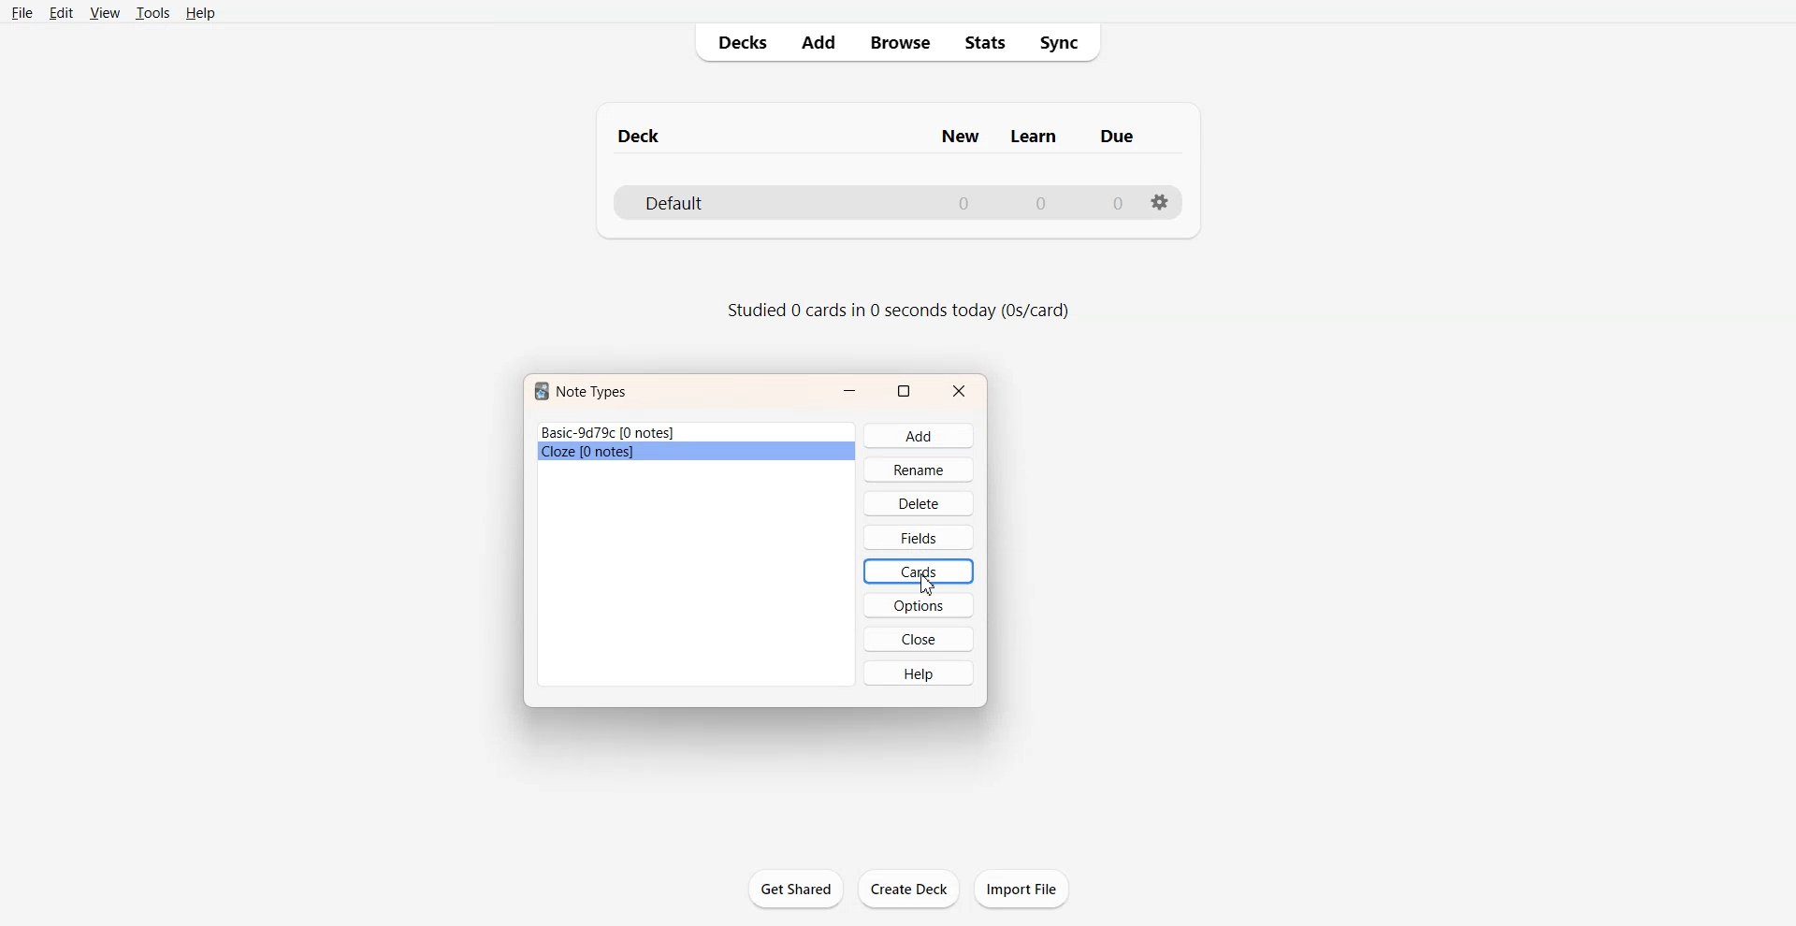 The image size is (1796, 926). Describe the element at coordinates (697, 453) in the screenshot. I see `File` at that location.